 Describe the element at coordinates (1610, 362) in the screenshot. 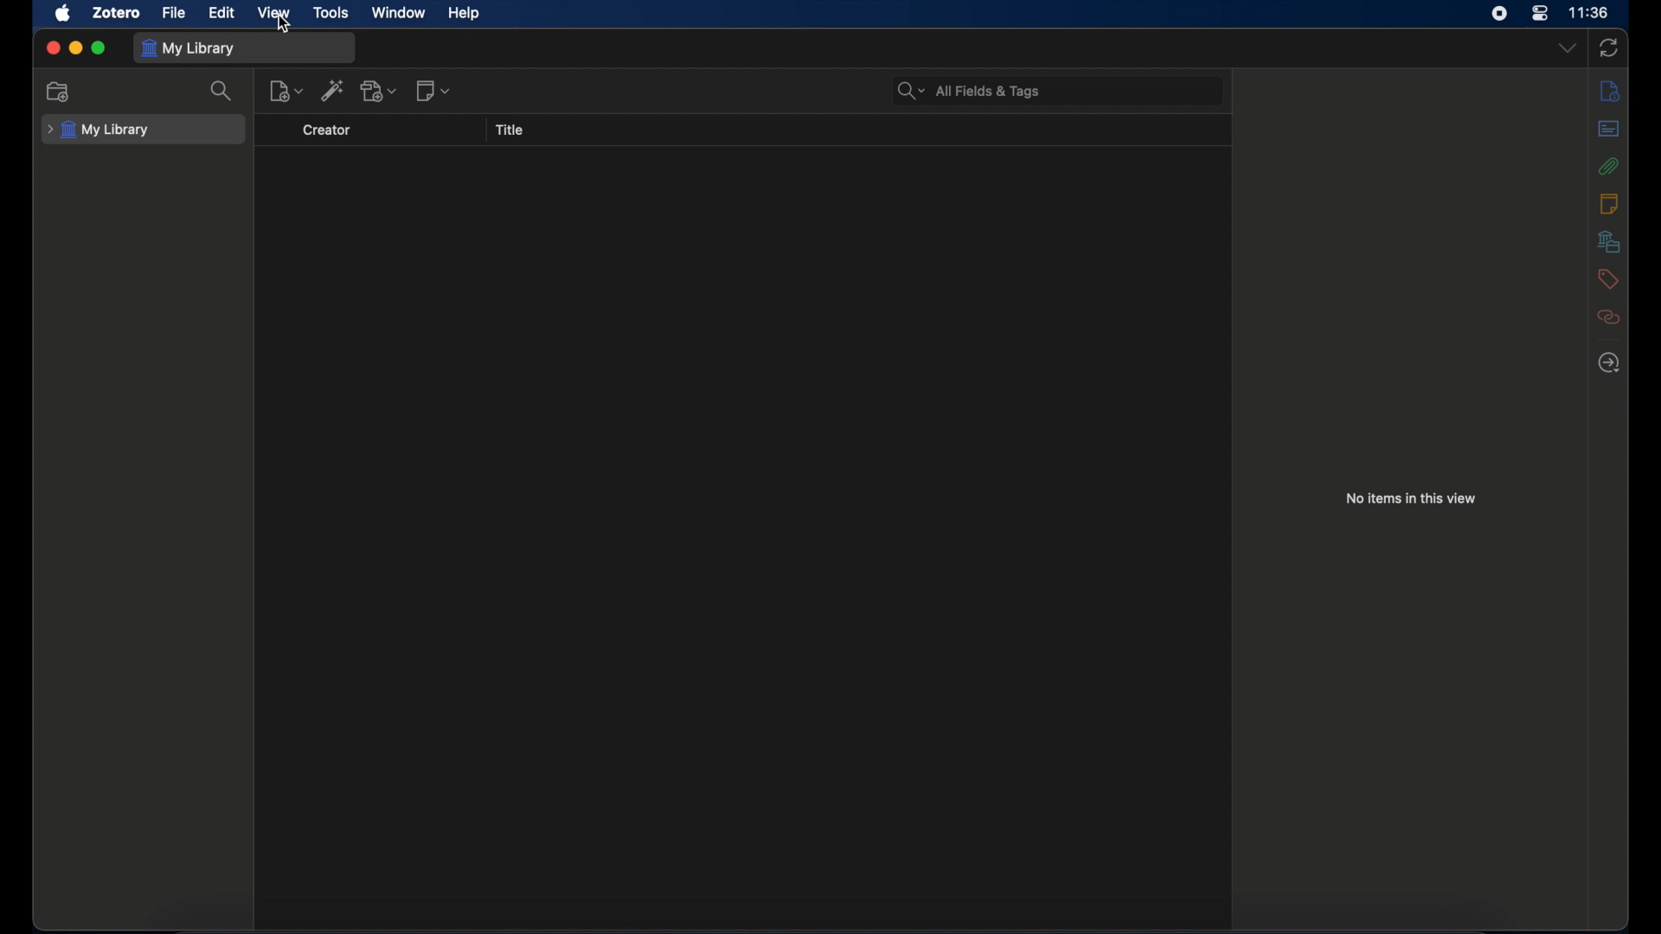

I see `related` at that location.